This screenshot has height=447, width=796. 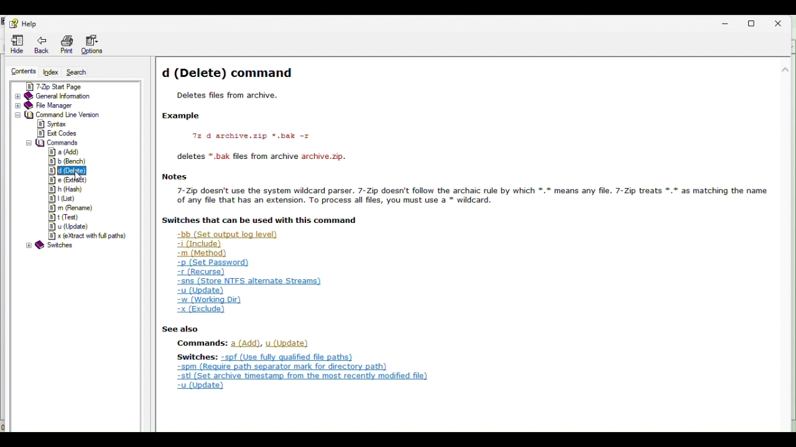 What do you see at coordinates (15, 43) in the screenshot?
I see `Hide` at bounding box center [15, 43].